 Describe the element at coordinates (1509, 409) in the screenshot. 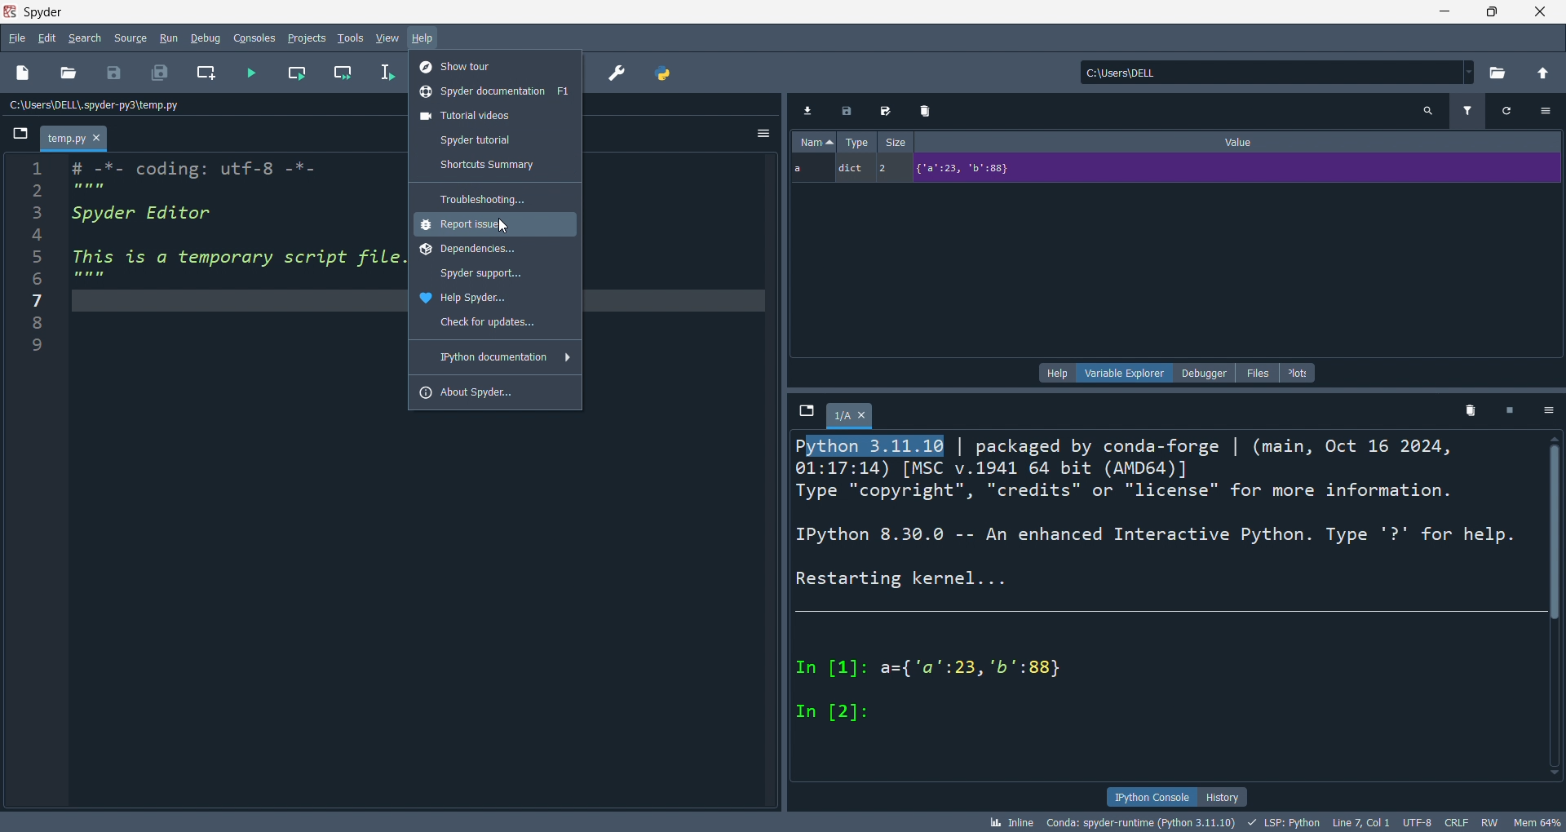

I see `Pause ` at that location.